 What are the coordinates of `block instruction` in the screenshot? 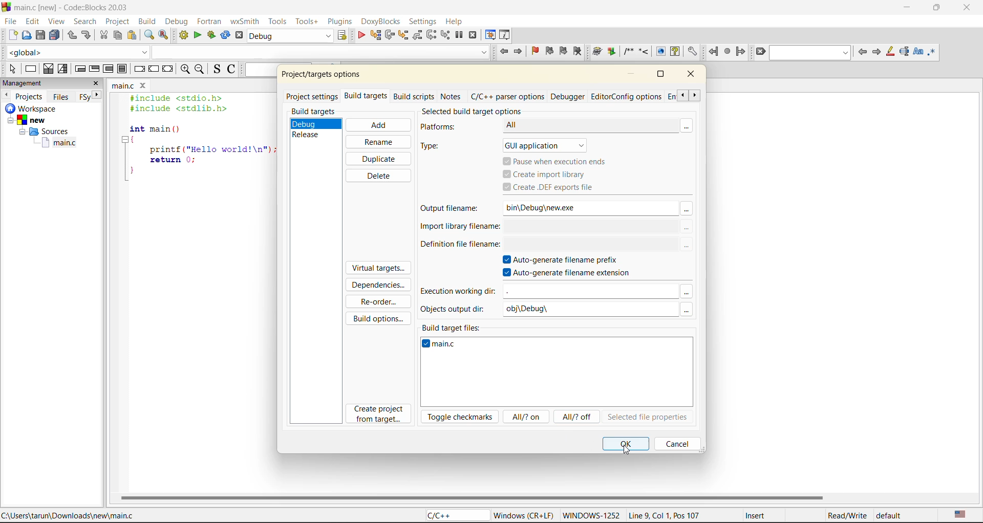 It's located at (123, 68).